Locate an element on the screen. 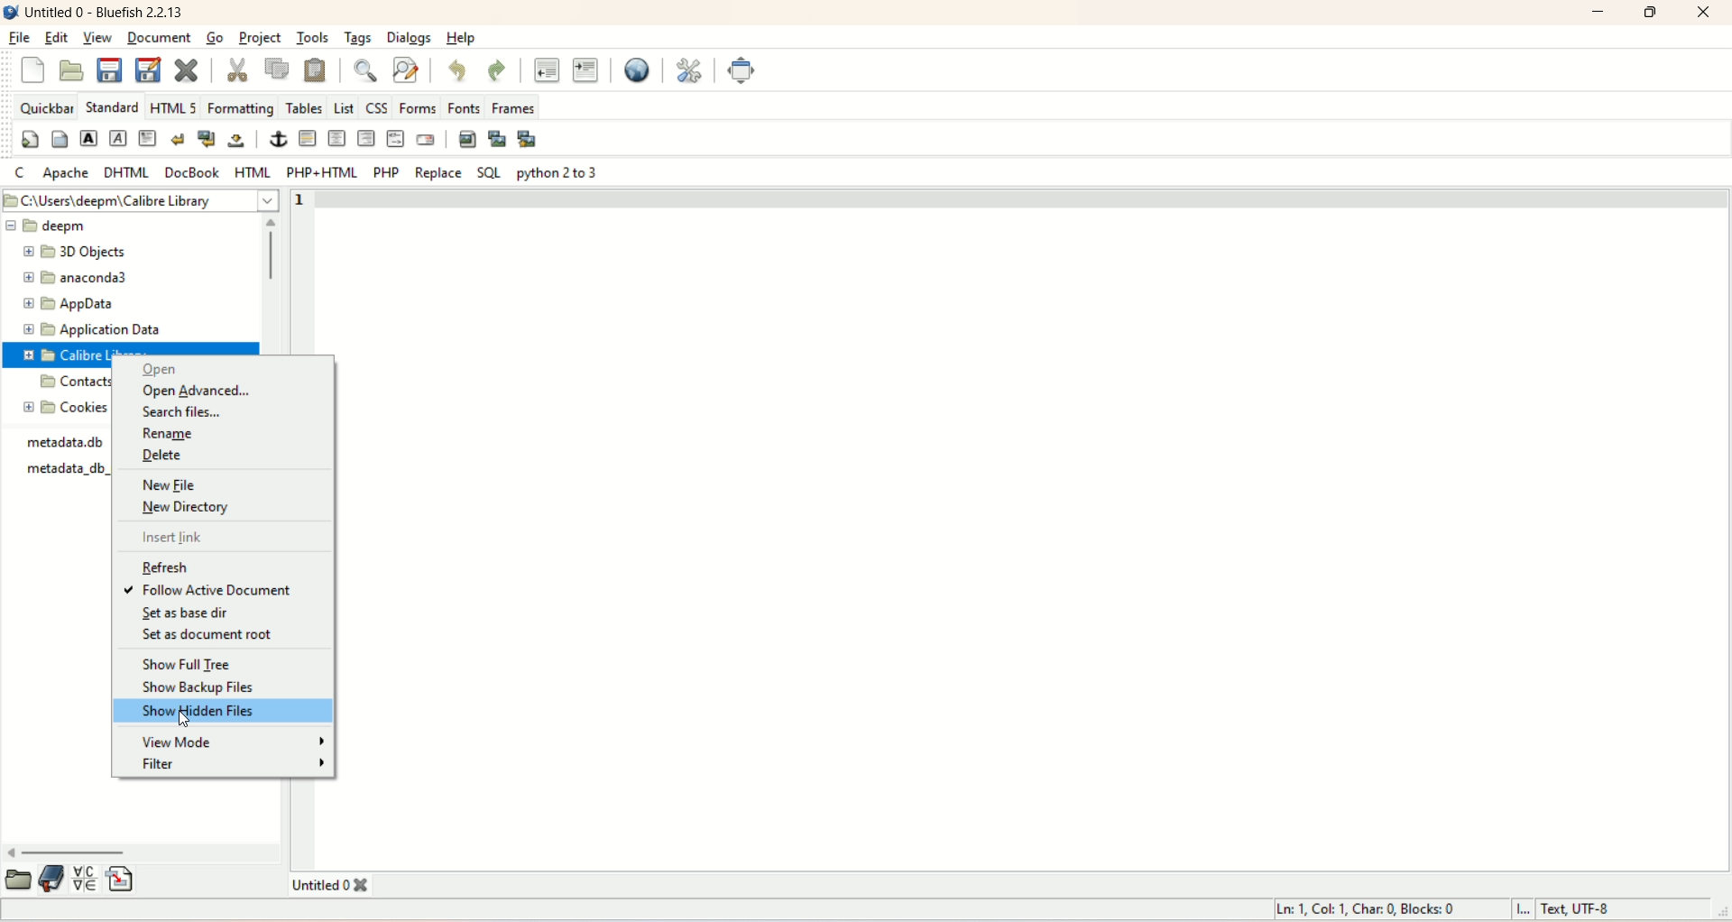 The width and height of the screenshot is (1732, 922). show full tree is located at coordinates (188, 666).